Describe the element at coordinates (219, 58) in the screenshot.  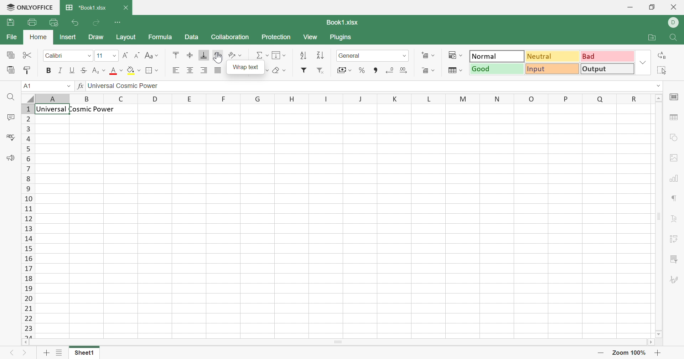
I see `Cursor` at that location.